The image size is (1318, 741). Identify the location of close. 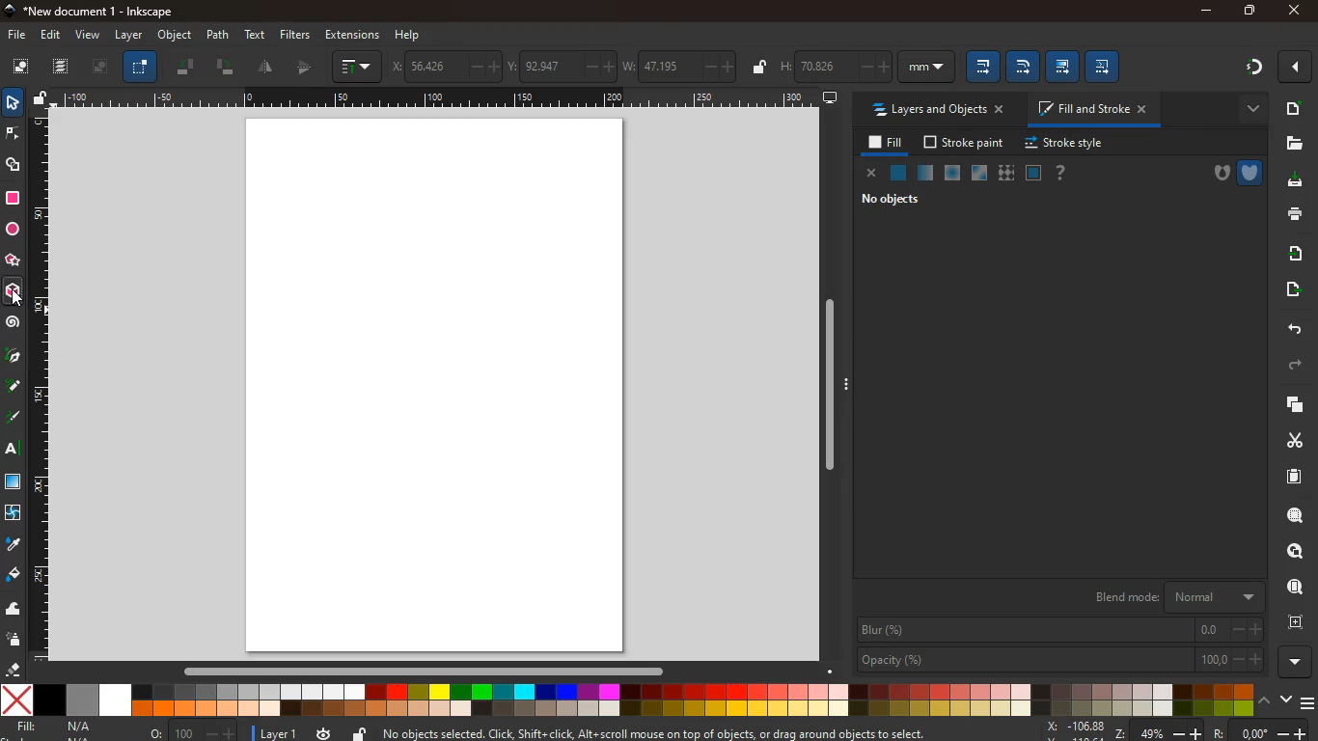
(1292, 12).